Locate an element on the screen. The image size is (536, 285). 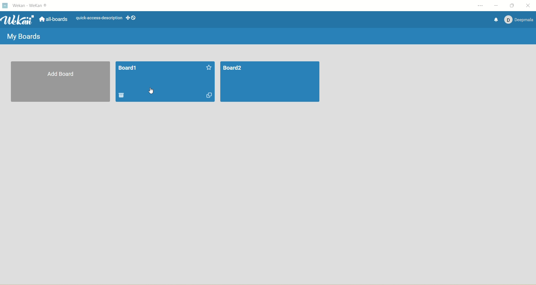
account is located at coordinates (520, 21).